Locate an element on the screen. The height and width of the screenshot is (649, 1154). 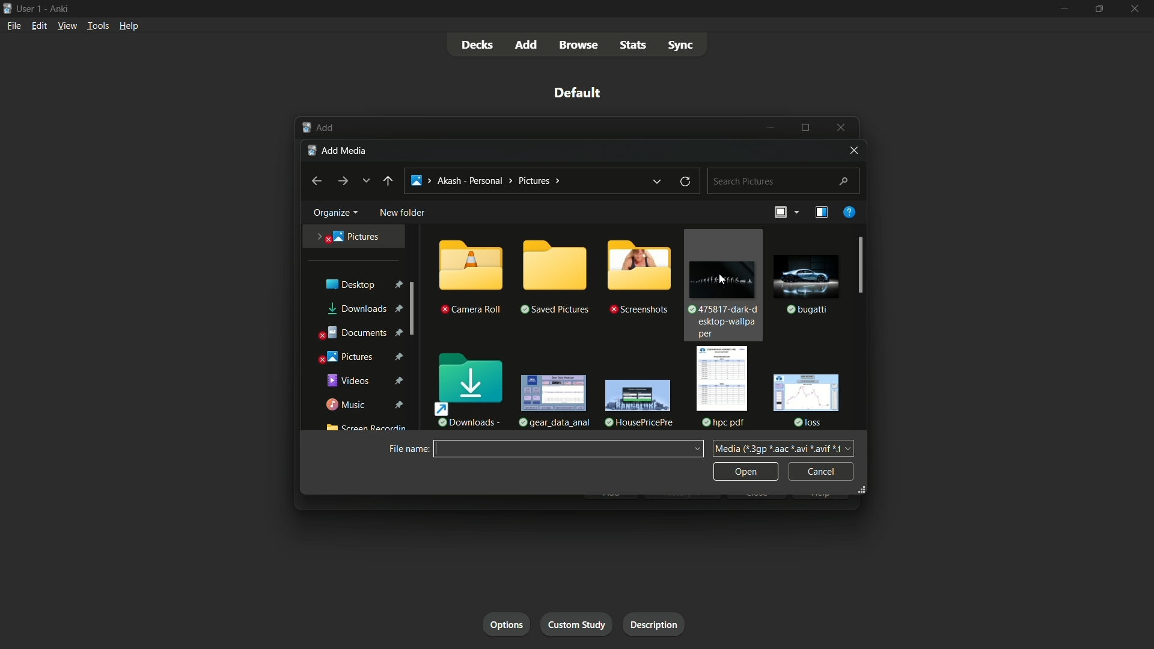
open is located at coordinates (746, 471).